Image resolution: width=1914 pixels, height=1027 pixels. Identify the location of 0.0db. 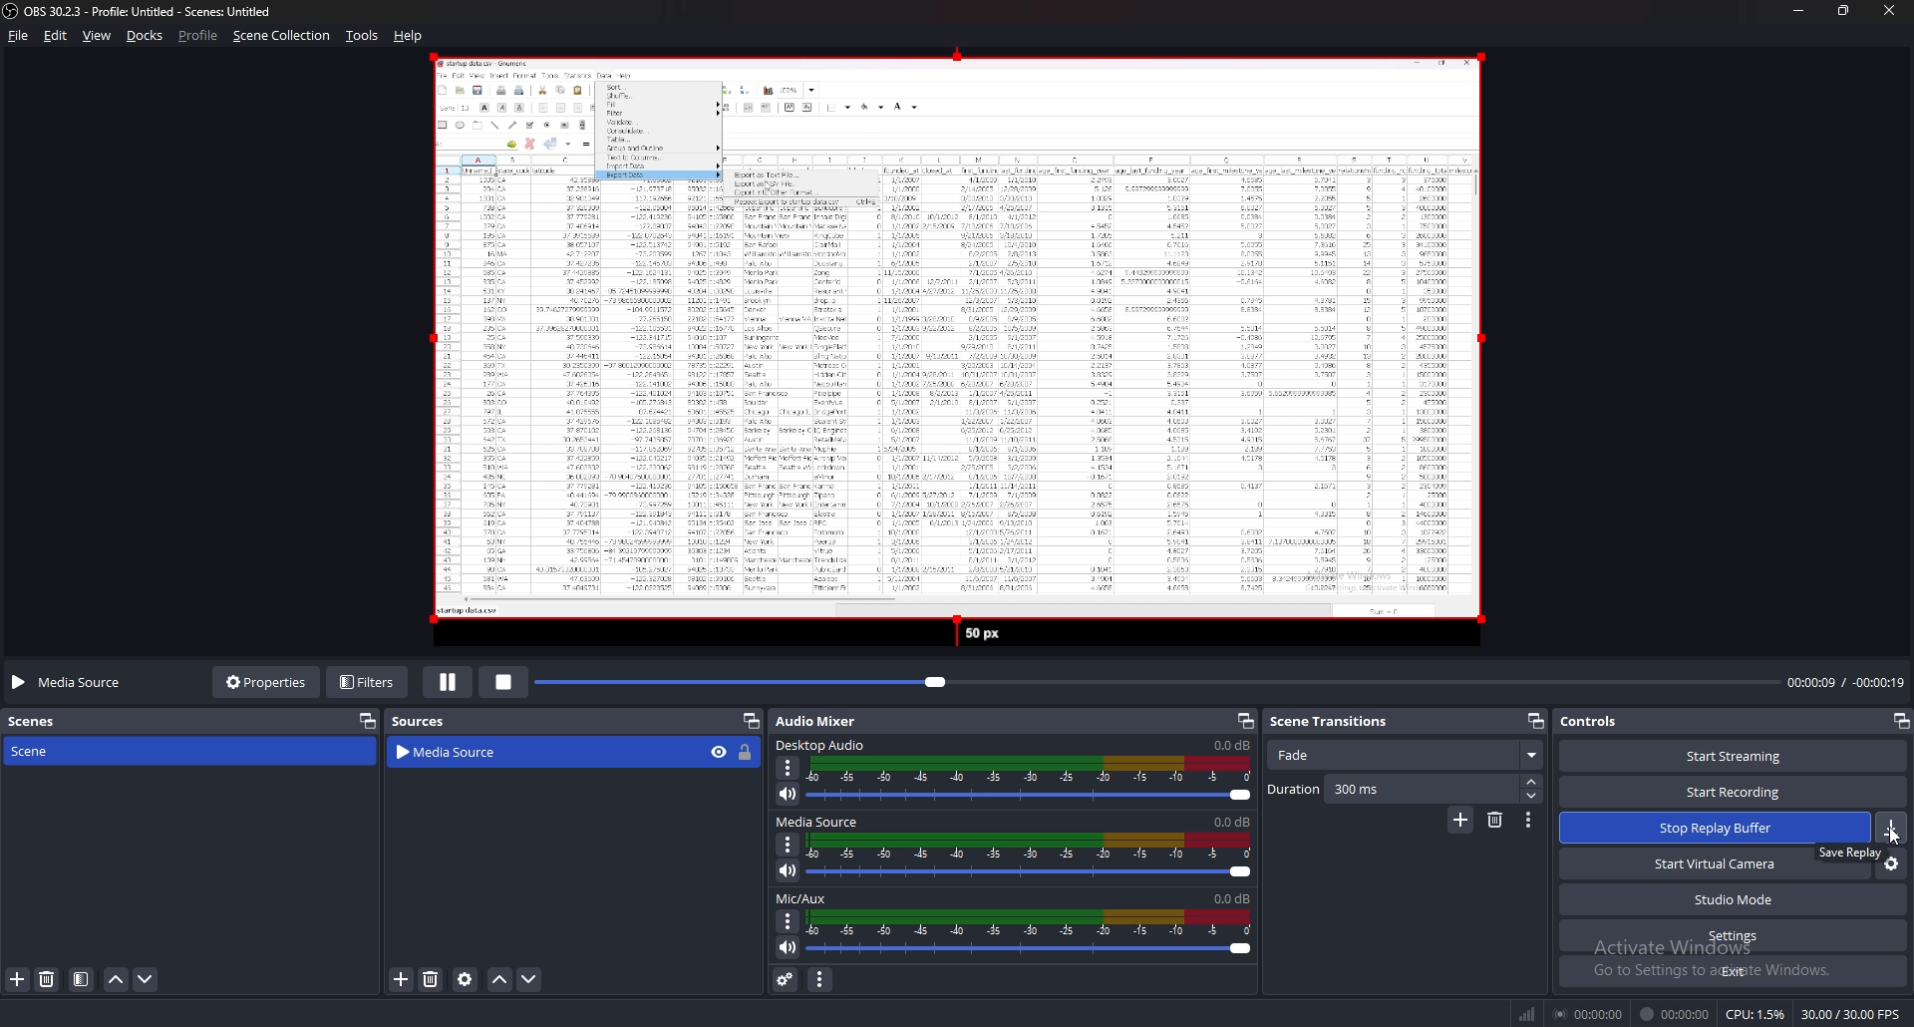
(1233, 899).